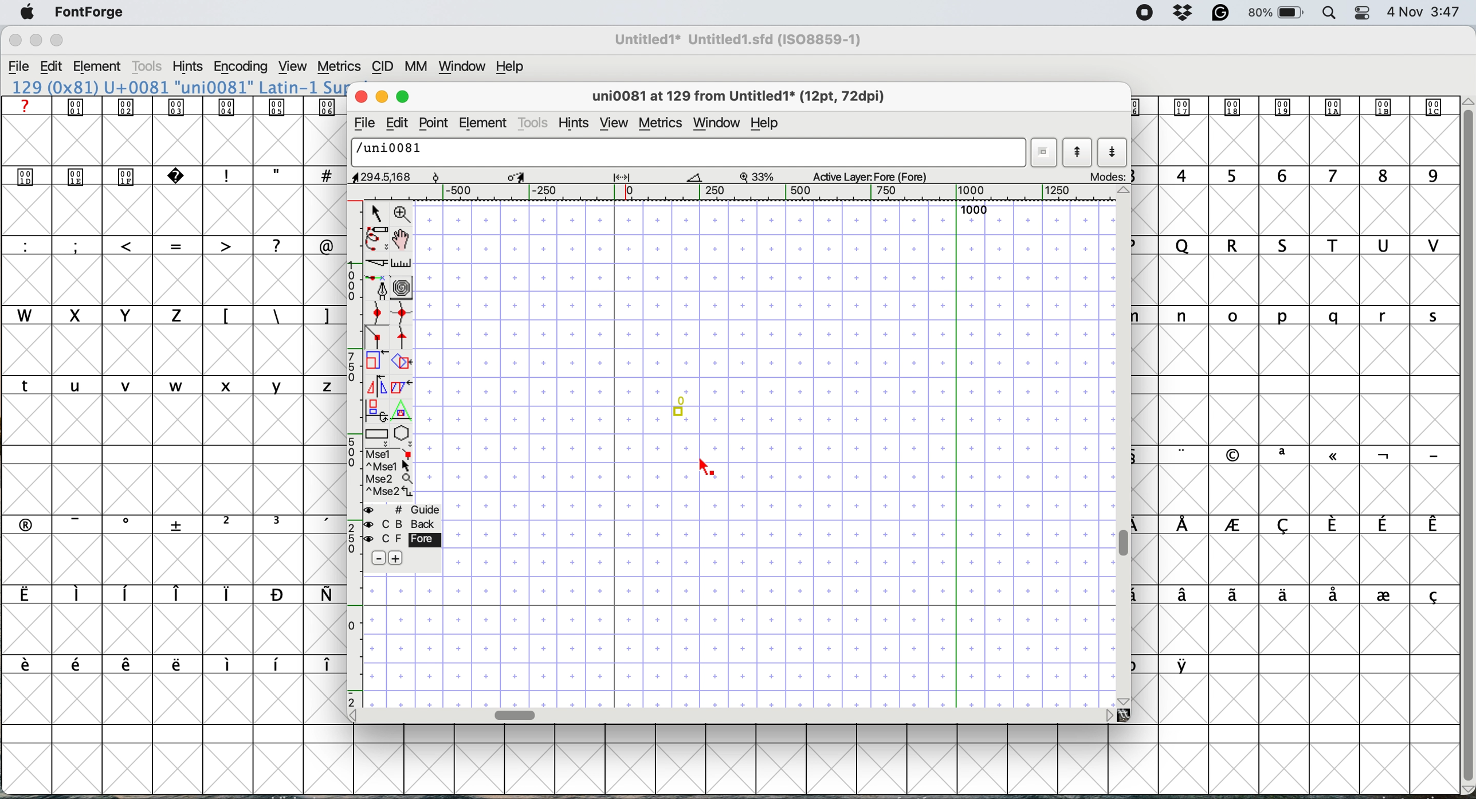  What do you see at coordinates (575, 122) in the screenshot?
I see `hints` at bounding box center [575, 122].